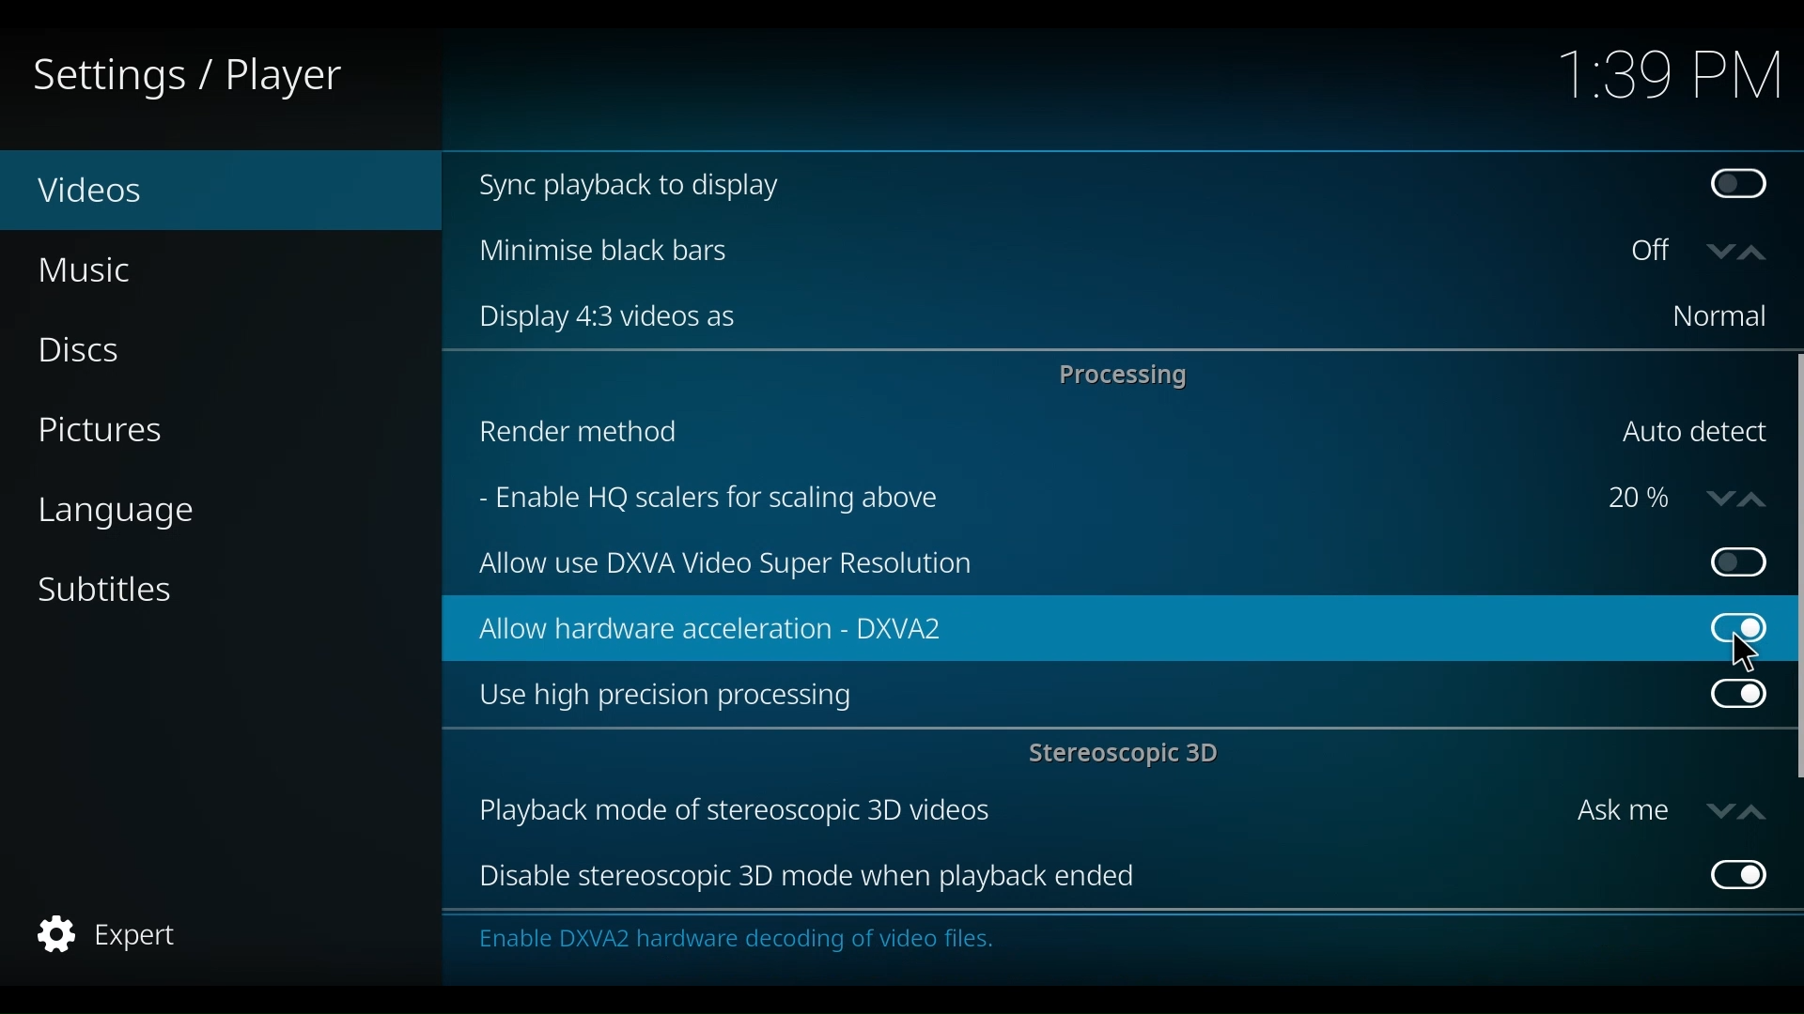 Image resolution: width=1804 pixels, height=1014 pixels. What do you see at coordinates (1034, 250) in the screenshot?
I see `Minimise black bars` at bounding box center [1034, 250].